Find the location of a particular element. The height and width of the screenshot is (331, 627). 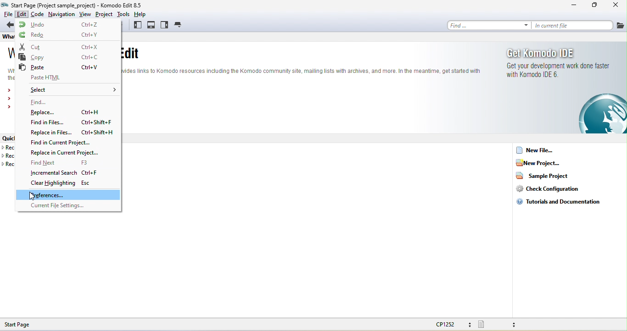

code is located at coordinates (39, 15).